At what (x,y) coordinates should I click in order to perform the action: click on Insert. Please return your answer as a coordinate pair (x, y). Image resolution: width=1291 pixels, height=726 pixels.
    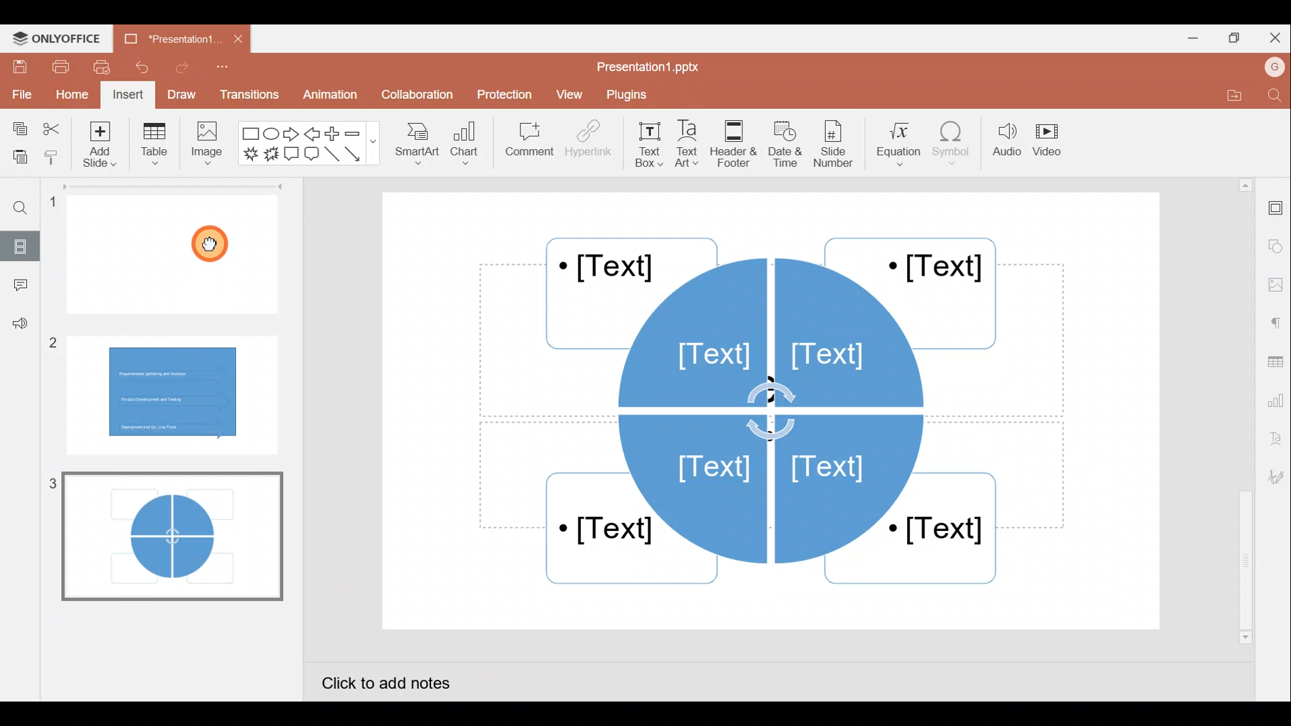
    Looking at the image, I should click on (128, 94).